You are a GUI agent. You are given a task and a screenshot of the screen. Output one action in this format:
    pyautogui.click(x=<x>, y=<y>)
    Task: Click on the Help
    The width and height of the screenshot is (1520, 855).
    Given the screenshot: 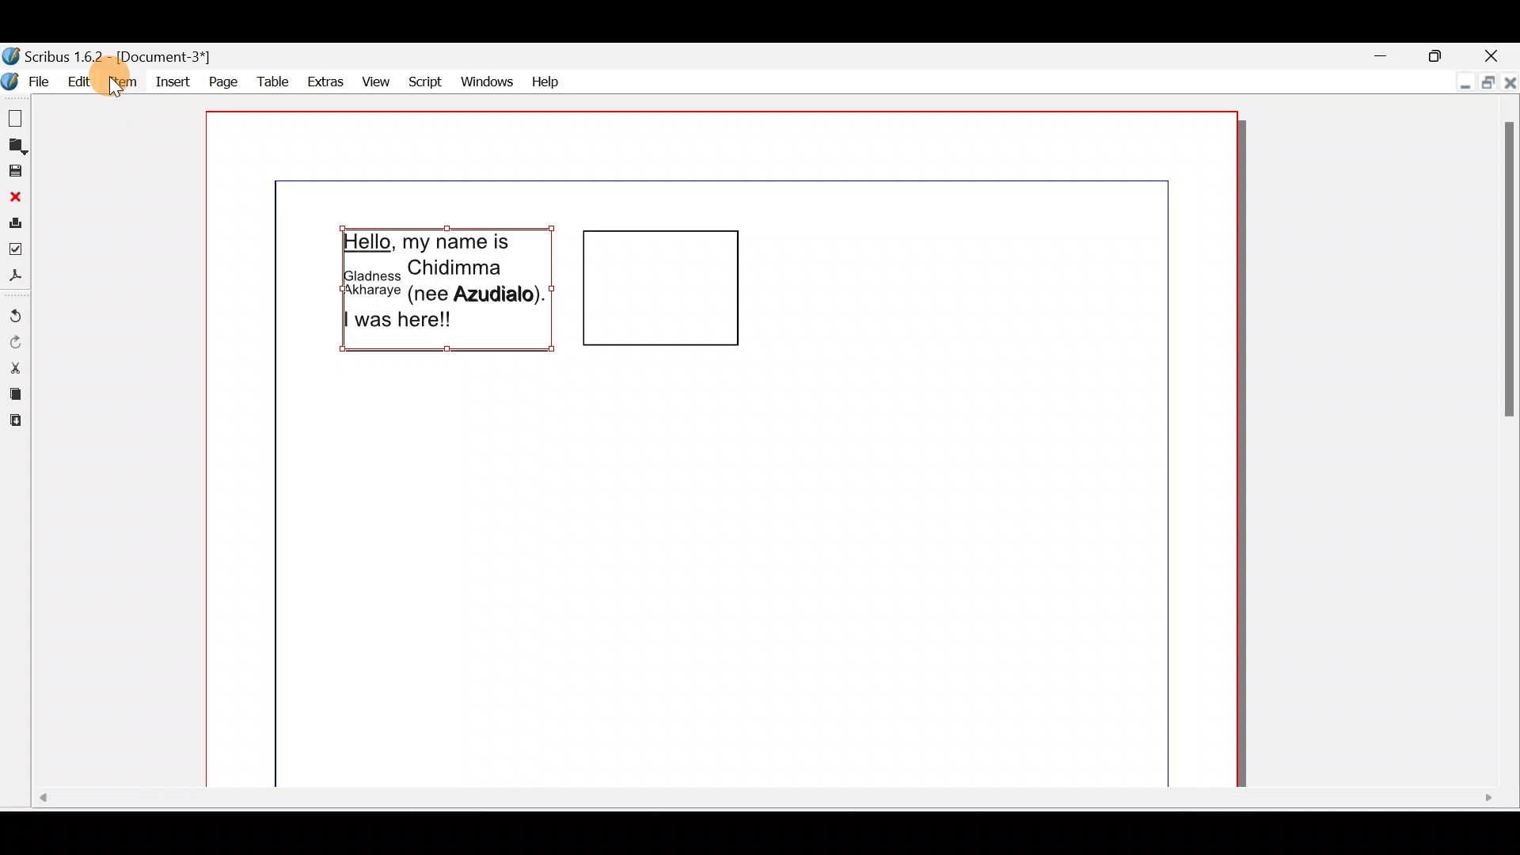 What is the action you would take?
    pyautogui.click(x=547, y=80)
    